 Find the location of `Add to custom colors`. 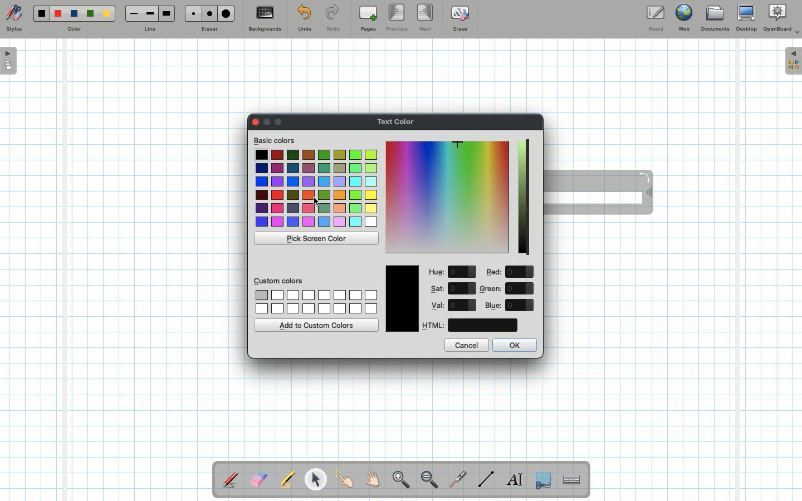

Add to custom colors is located at coordinates (317, 325).